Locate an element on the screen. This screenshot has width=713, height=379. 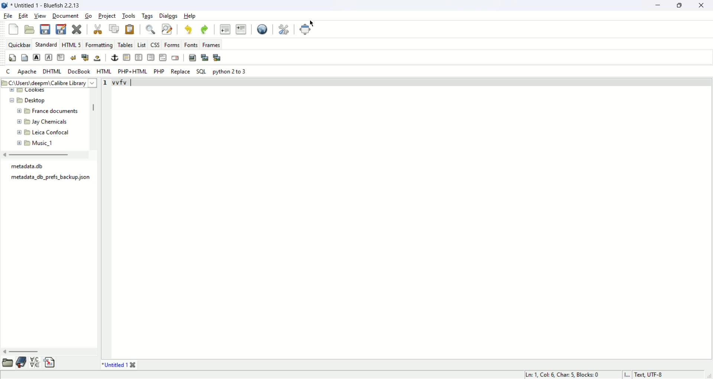
fonts is located at coordinates (192, 45).